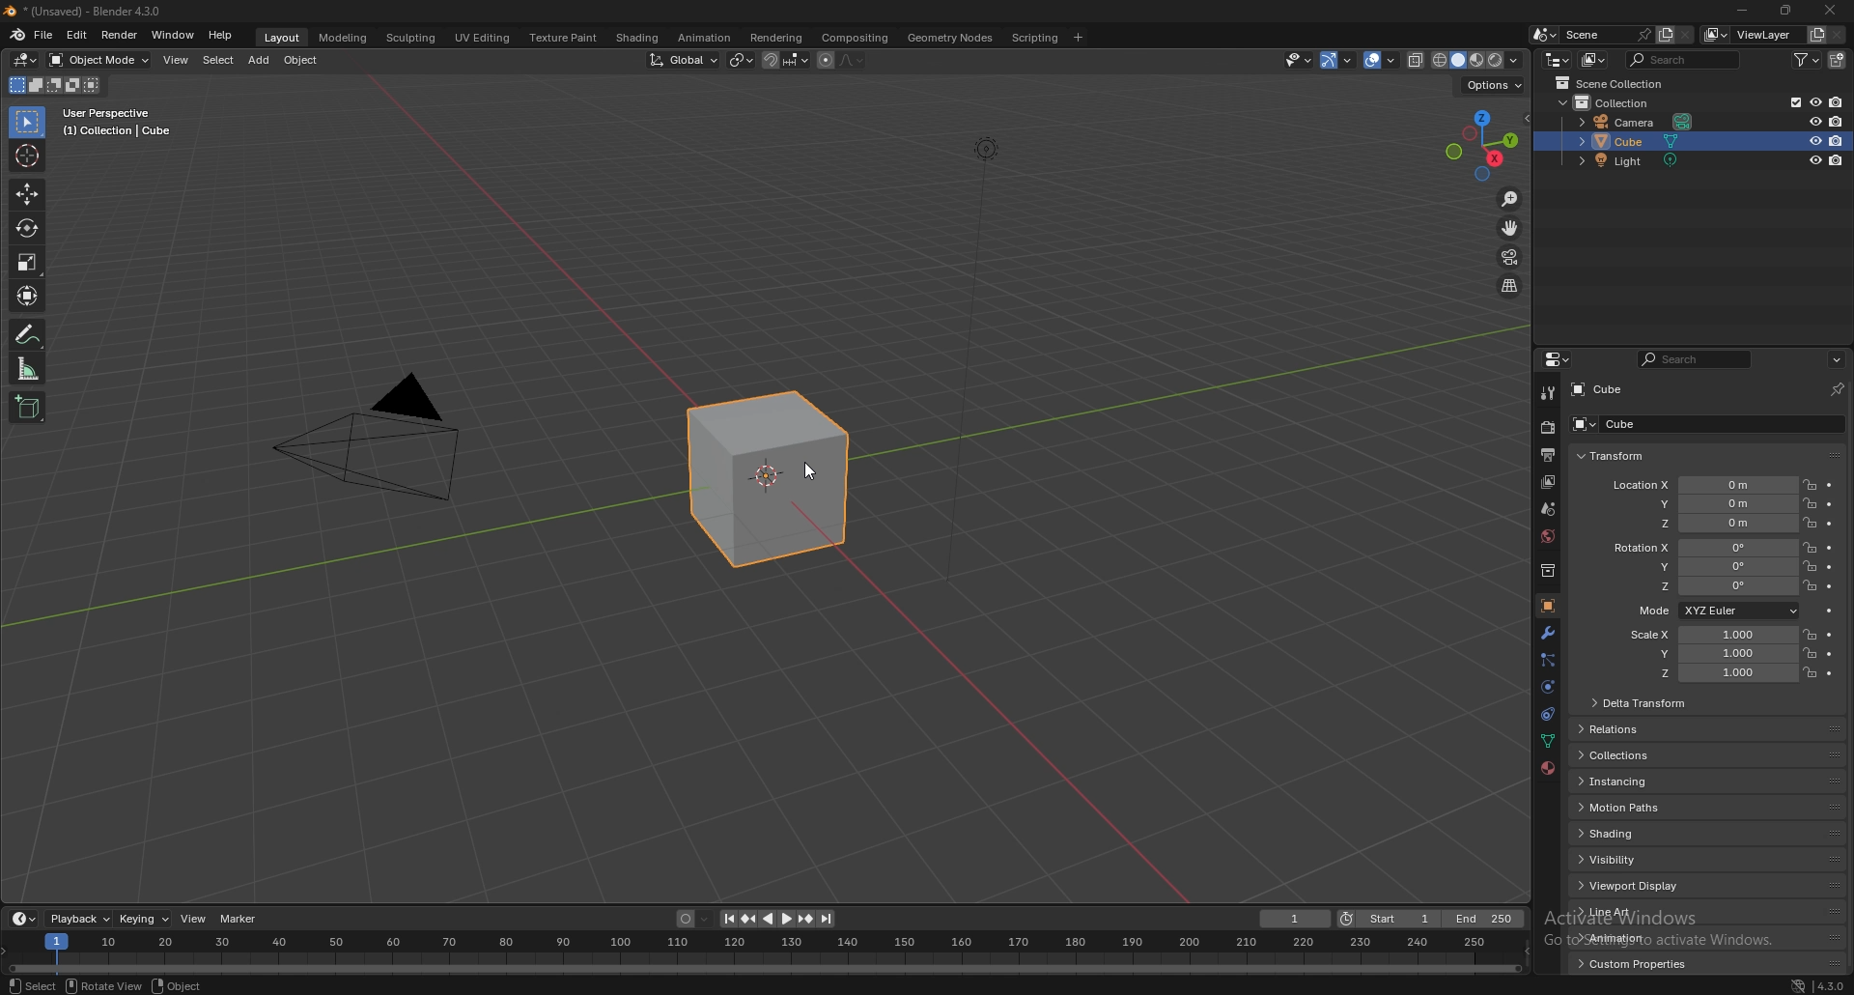  What do you see at coordinates (1610, 387) in the screenshot?
I see `cube` at bounding box center [1610, 387].